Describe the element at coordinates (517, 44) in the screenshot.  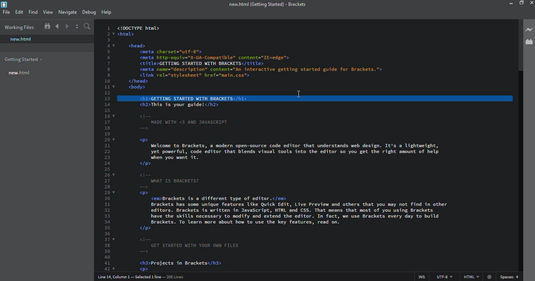
I see `scroll bar` at that location.